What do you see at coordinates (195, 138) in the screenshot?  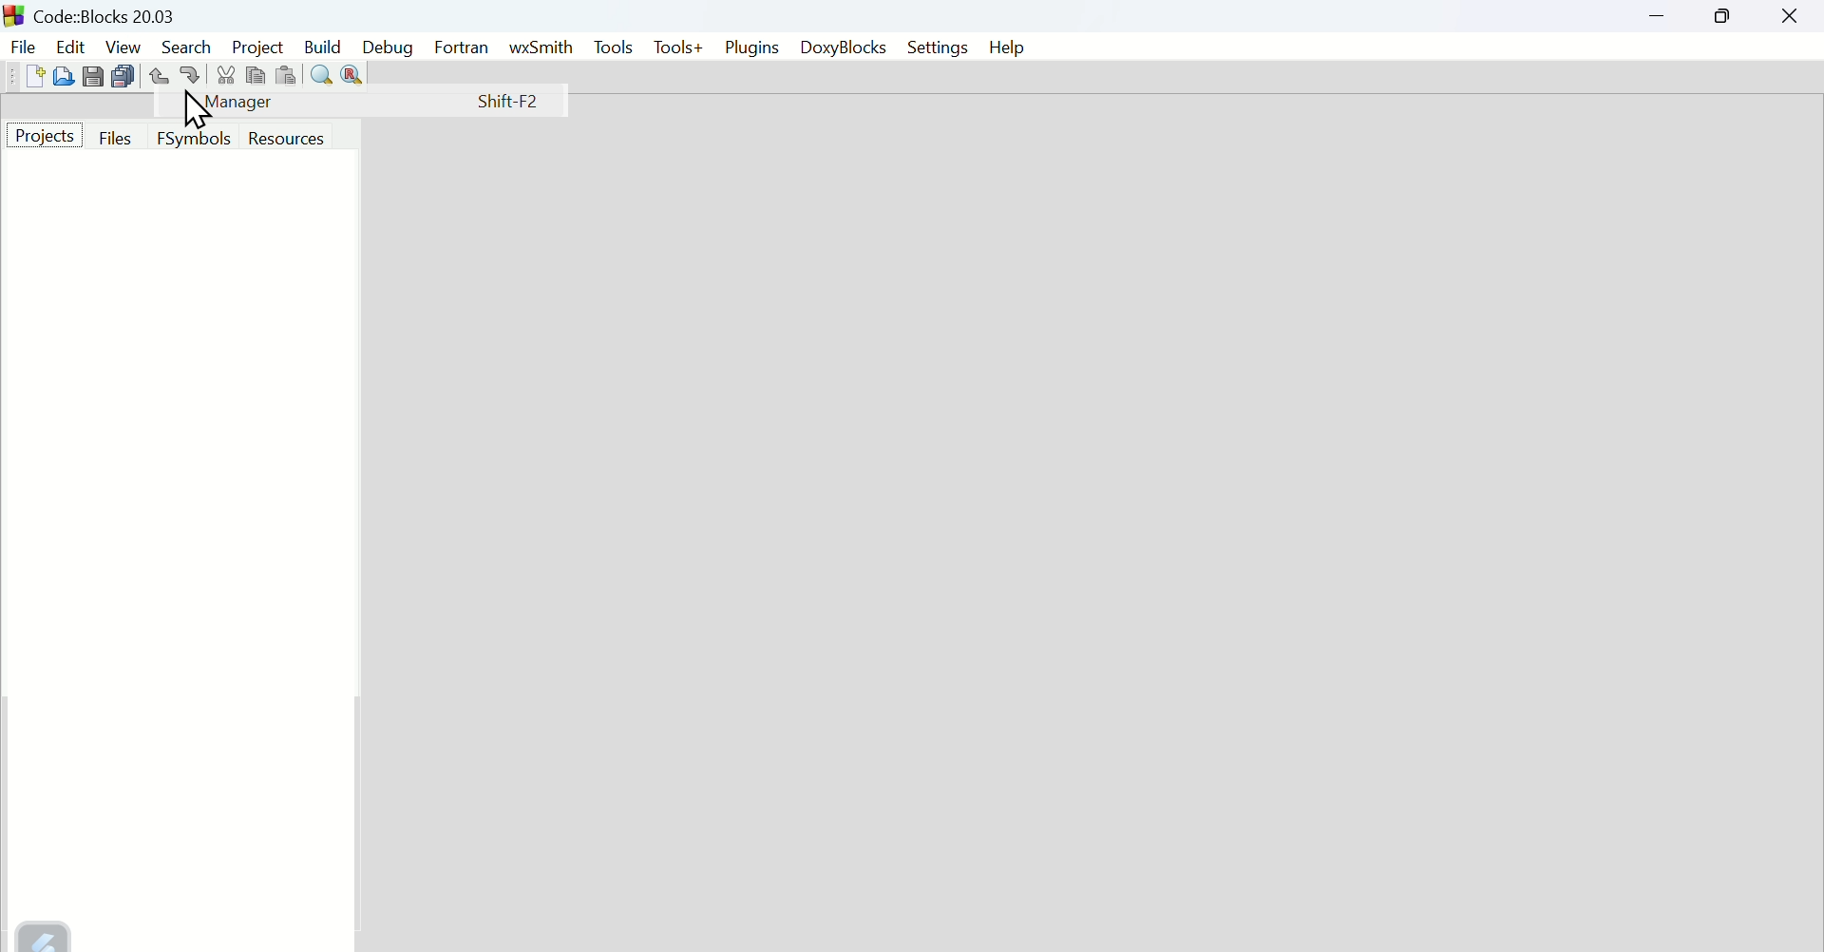 I see `F symbols` at bounding box center [195, 138].